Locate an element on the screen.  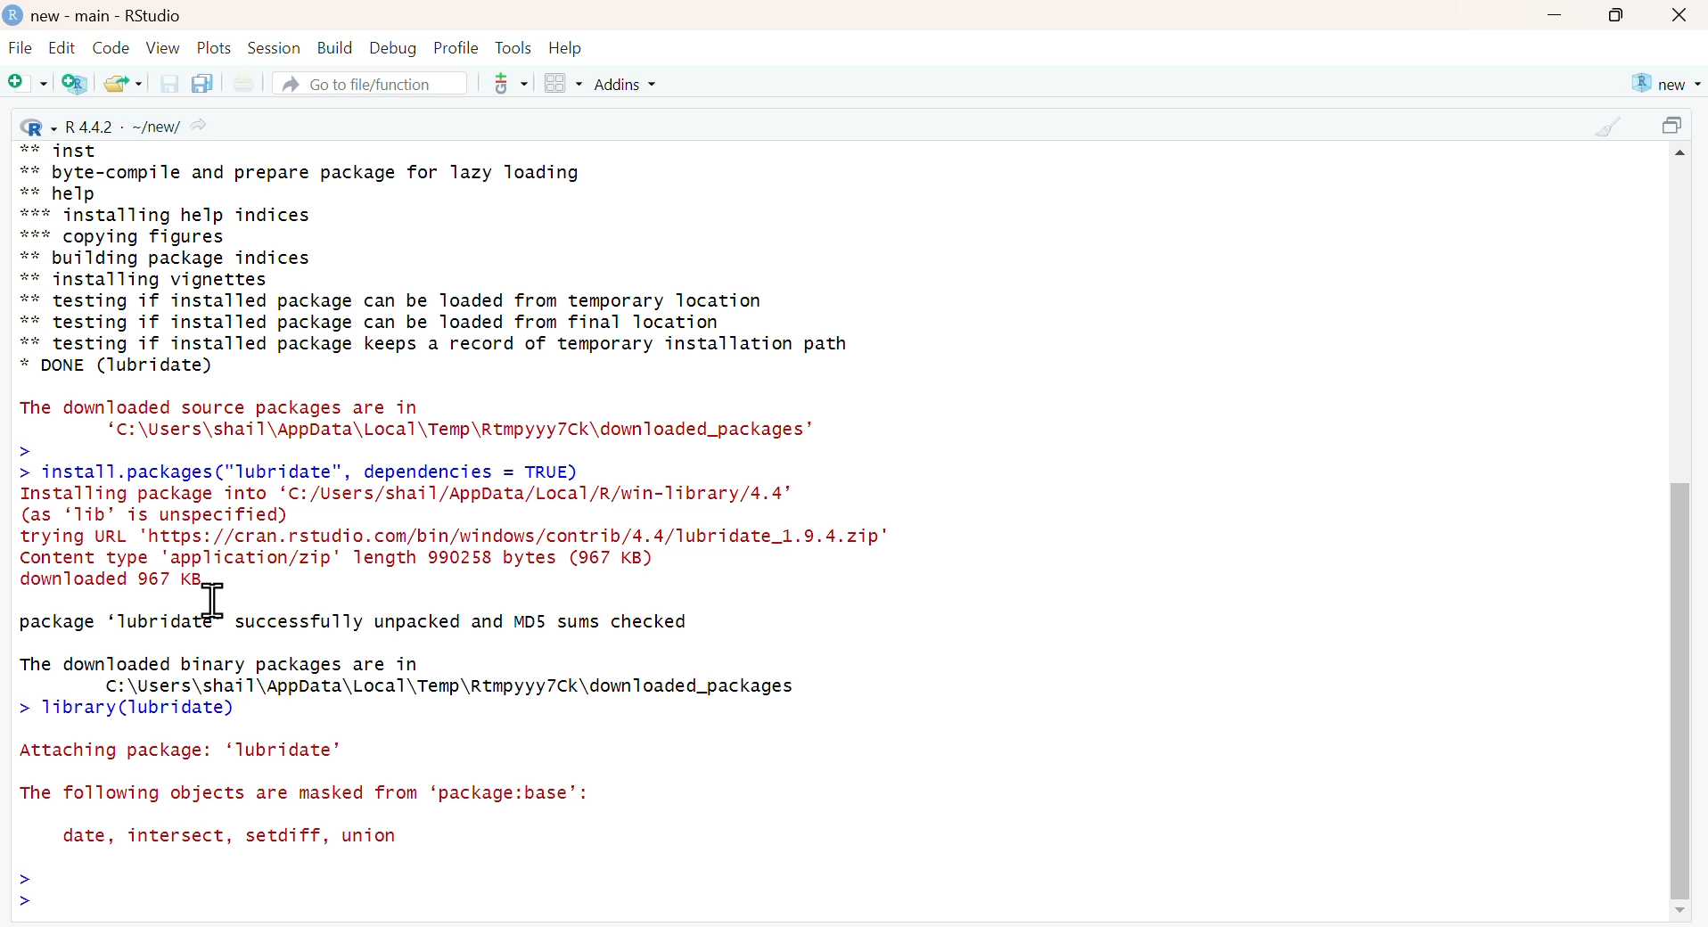
The downloaded source packages are in‘C:\Users\shail\AppData\Local\Temp\Rtmpyyy7Ck\downloaded_packages’> is located at coordinates (420, 426).